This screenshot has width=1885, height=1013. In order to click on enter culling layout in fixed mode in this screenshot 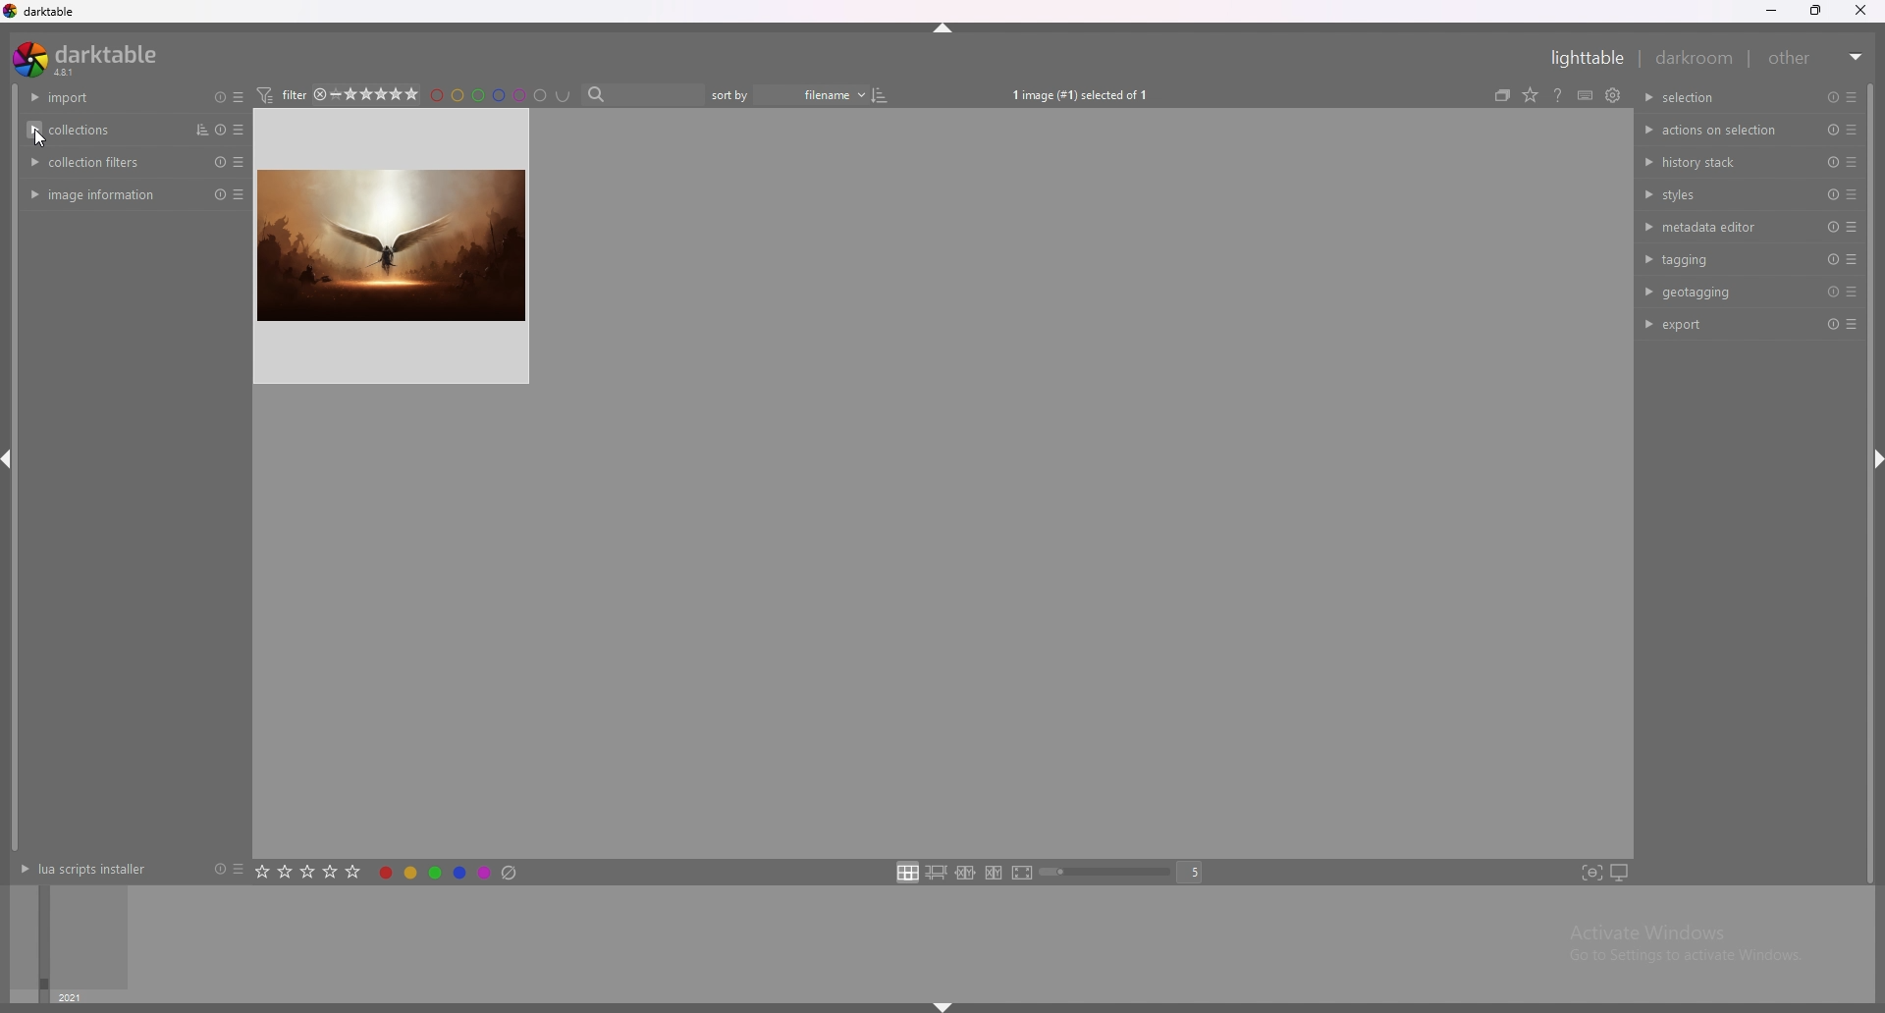, I will do `click(965, 874)`.